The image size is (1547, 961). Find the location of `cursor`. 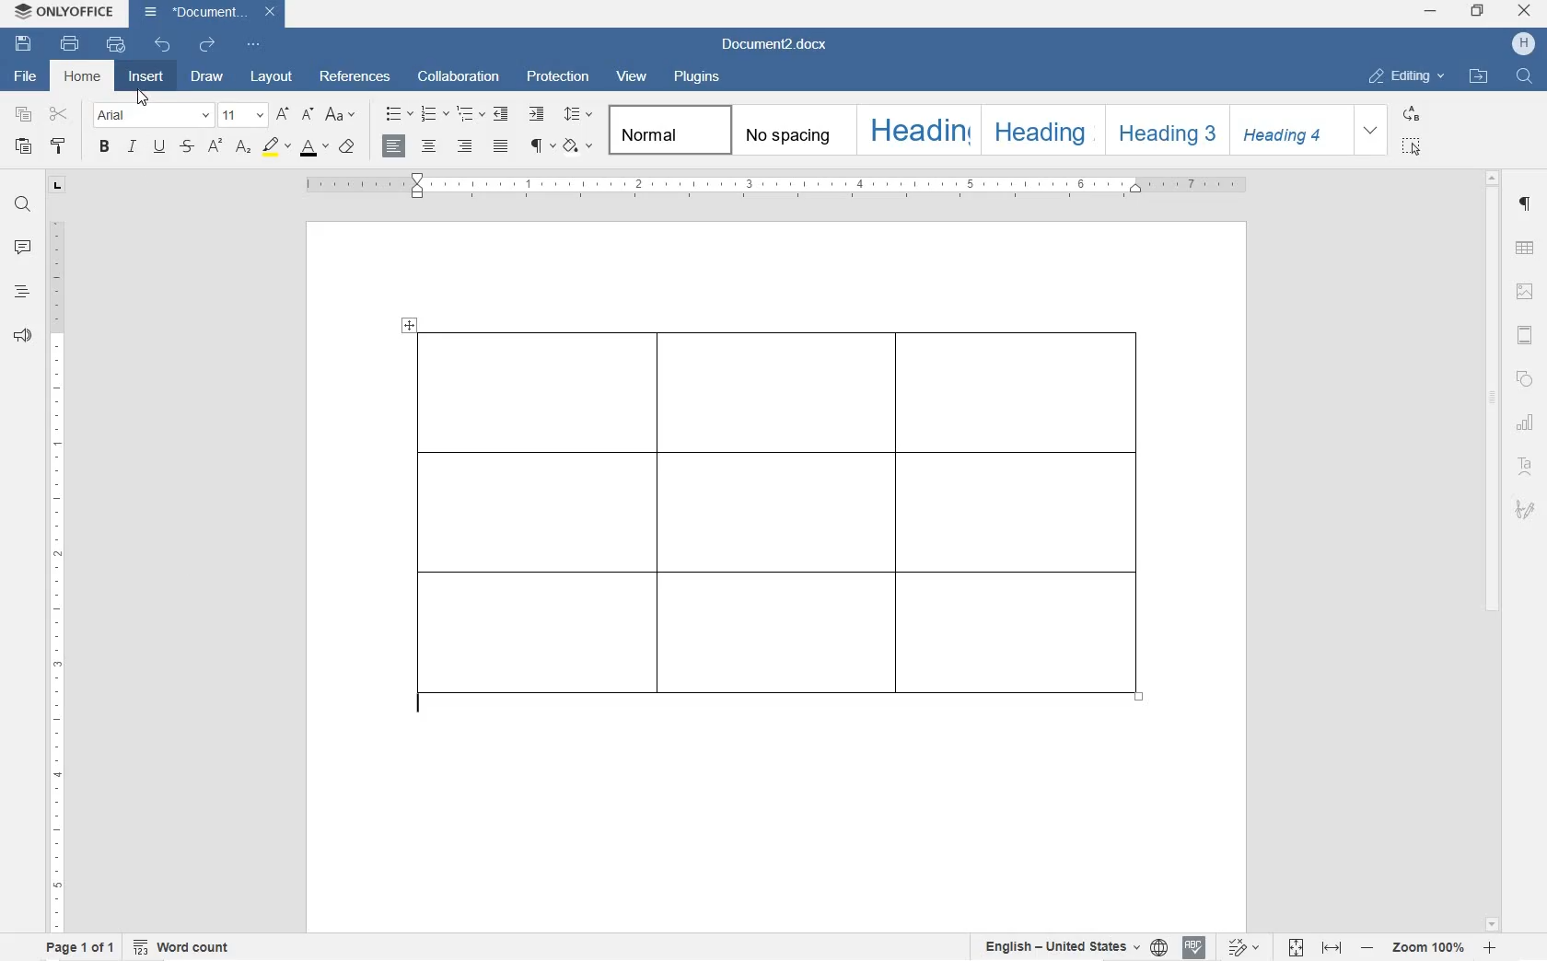

cursor is located at coordinates (142, 97).